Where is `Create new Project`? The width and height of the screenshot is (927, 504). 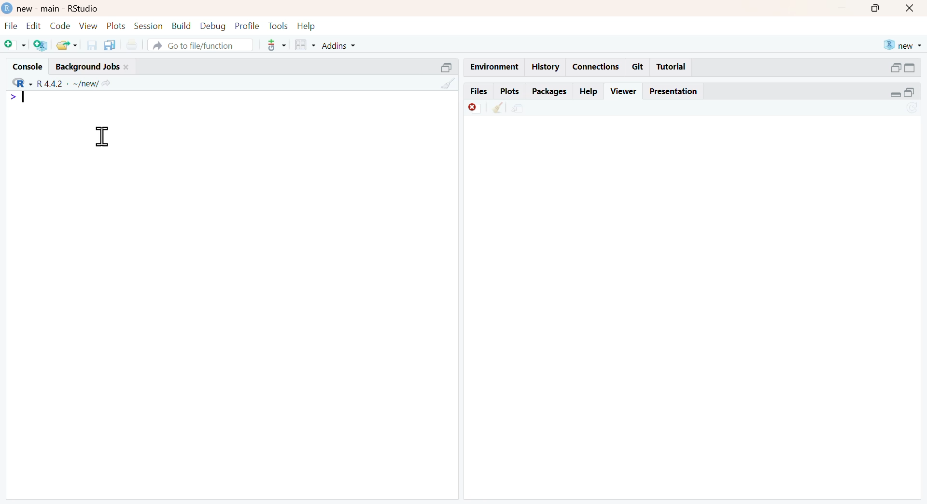
Create new Project is located at coordinates (40, 46).